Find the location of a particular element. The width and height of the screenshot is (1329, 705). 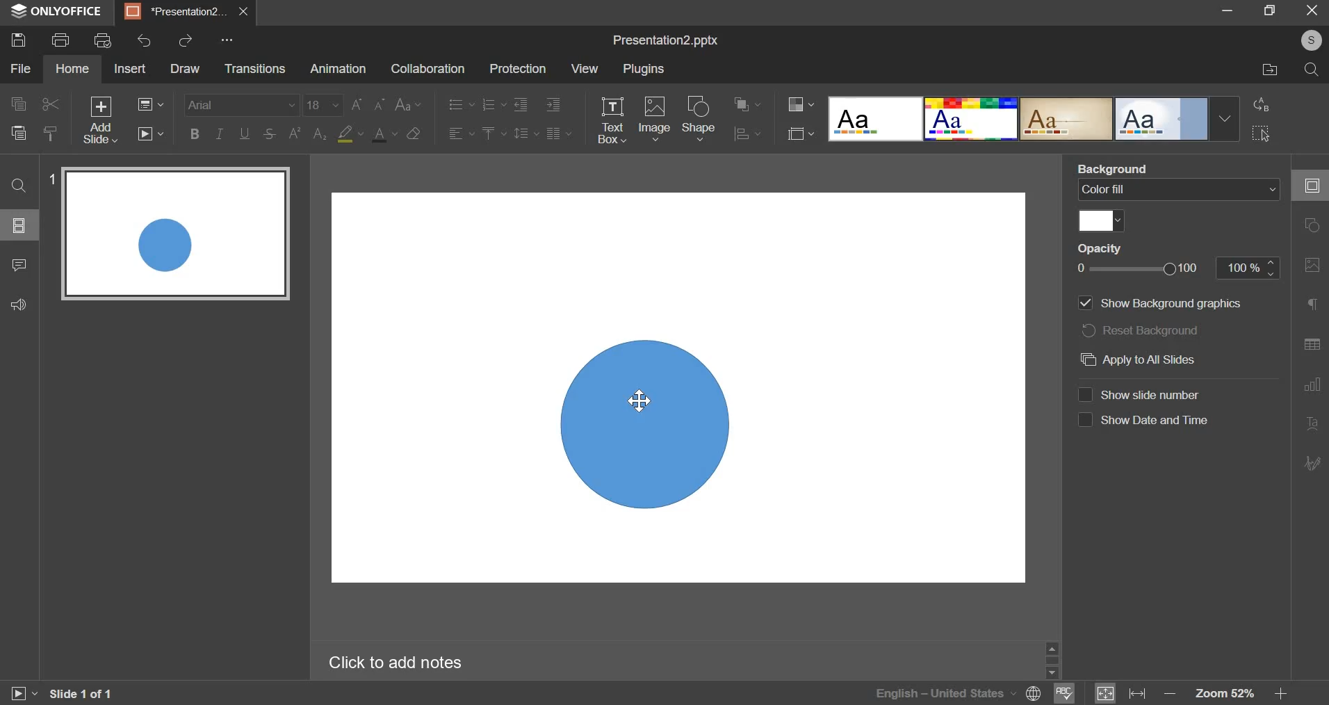

 is located at coordinates (228, 39).